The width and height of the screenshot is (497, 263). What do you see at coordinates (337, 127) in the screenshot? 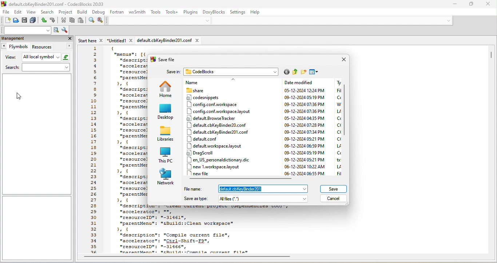
I see `type` at bounding box center [337, 127].